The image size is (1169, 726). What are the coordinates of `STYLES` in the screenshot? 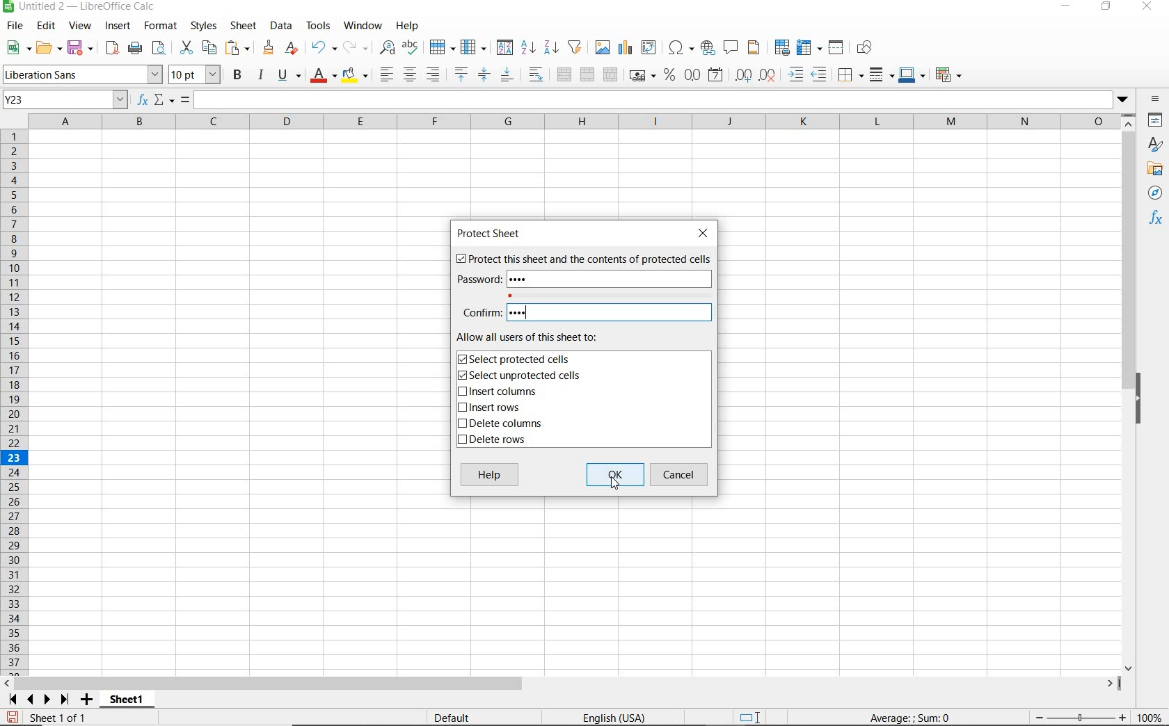 It's located at (1155, 145).